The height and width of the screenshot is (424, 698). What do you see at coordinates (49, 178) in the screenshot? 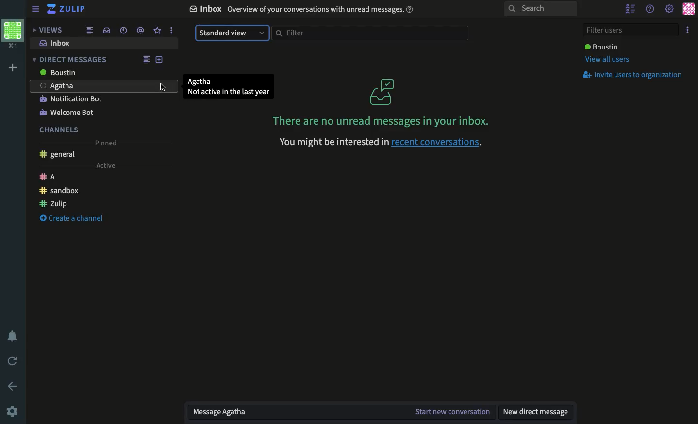
I see `A` at bounding box center [49, 178].